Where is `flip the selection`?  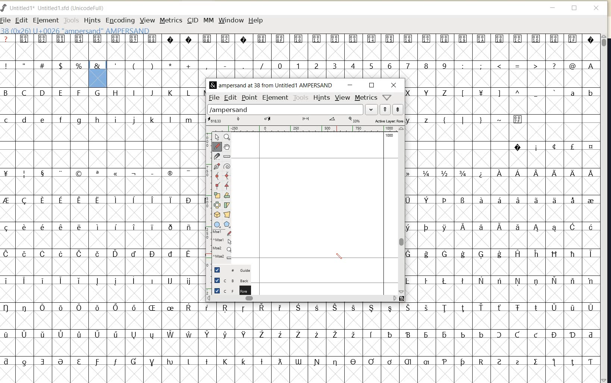 flip the selection is located at coordinates (217, 205).